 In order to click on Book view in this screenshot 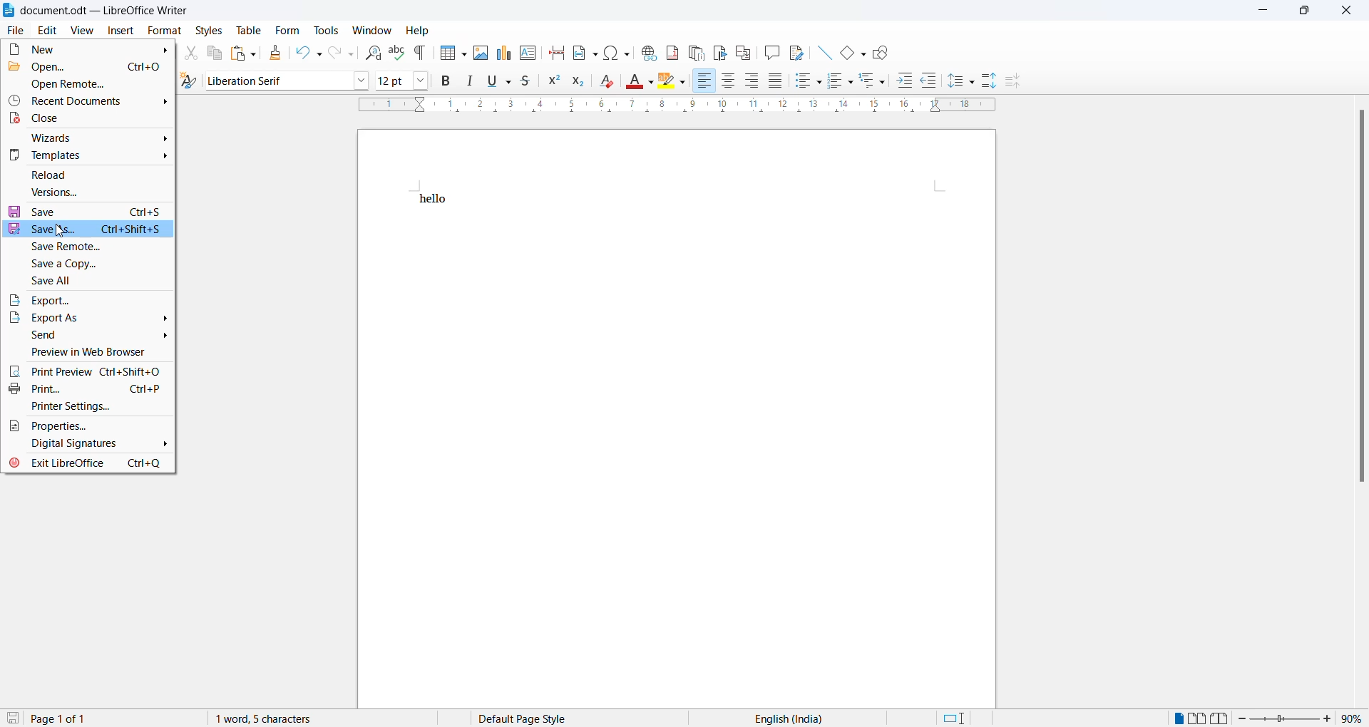, I will do `click(1221, 718)`.